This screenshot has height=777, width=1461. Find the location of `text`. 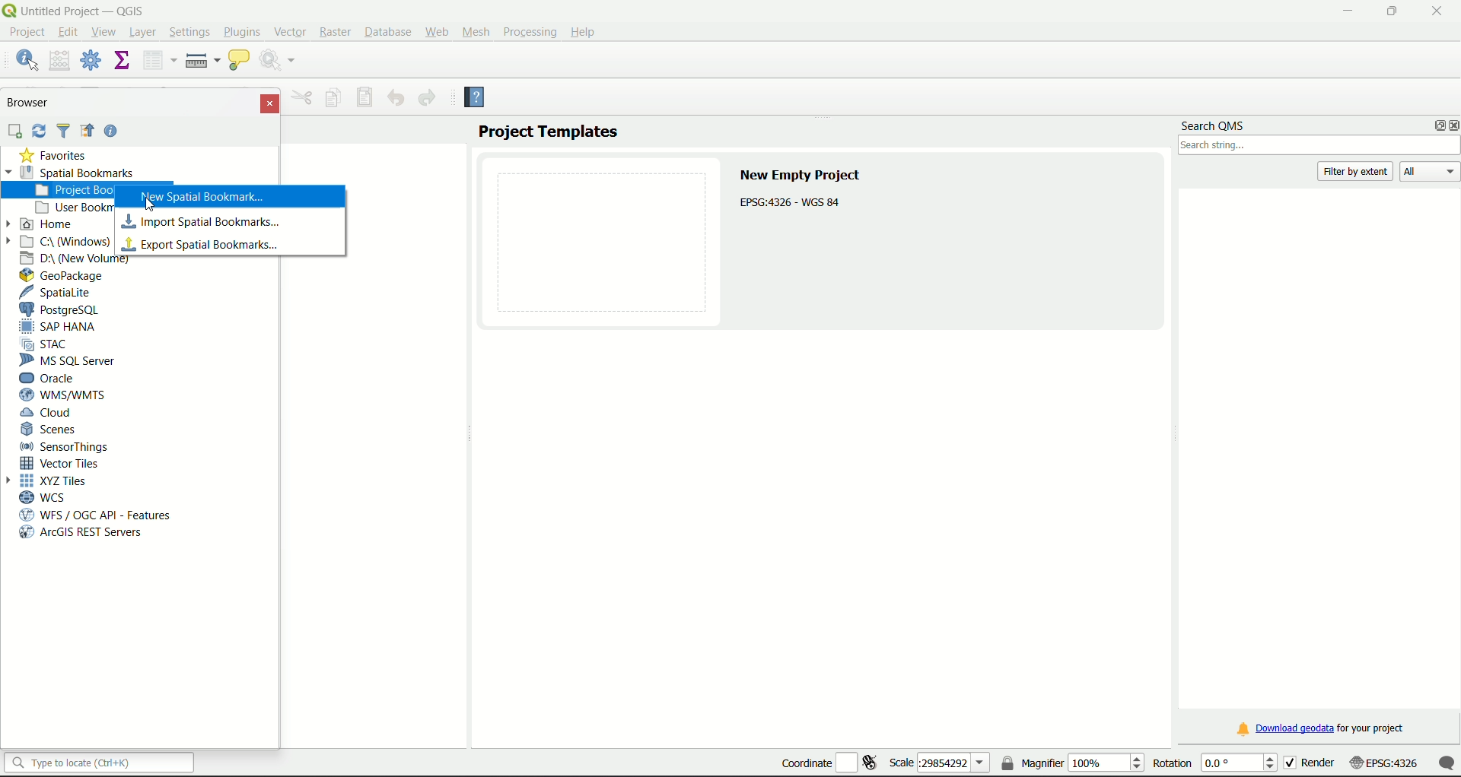

text is located at coordinates (804, 191).